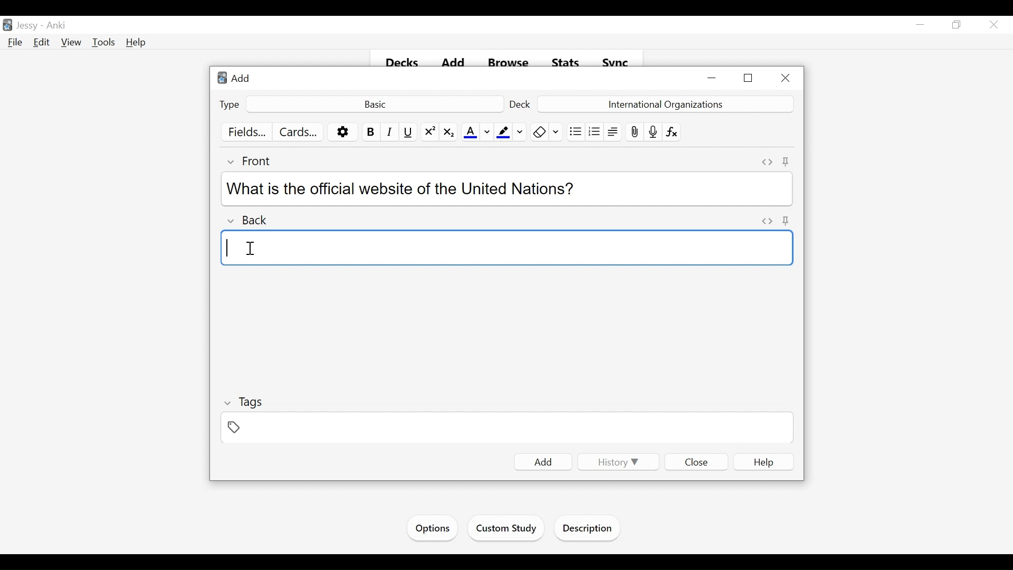 This screenshot has width=1013, height=570. Describe the element at coordinates (137, 43) in the screenshot. I see `Help` at that location.